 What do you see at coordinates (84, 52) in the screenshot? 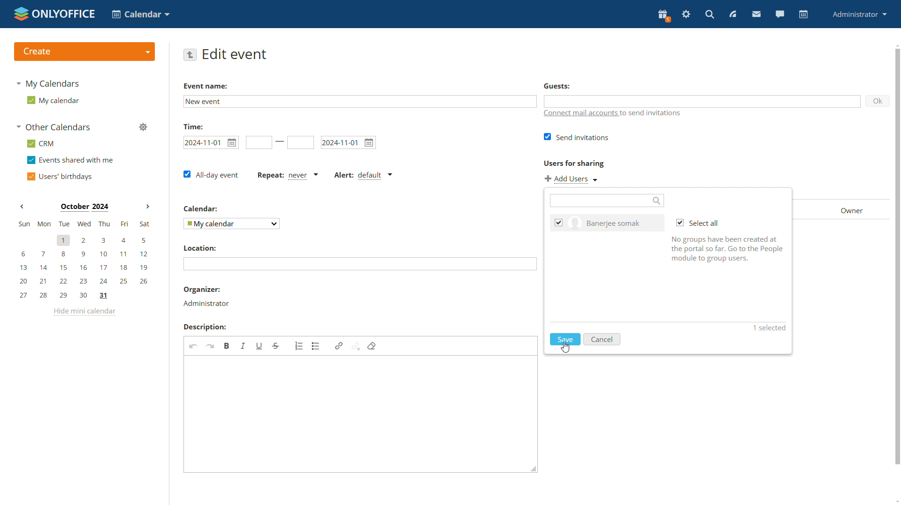
I see `create` at bounding box center [84, 52].